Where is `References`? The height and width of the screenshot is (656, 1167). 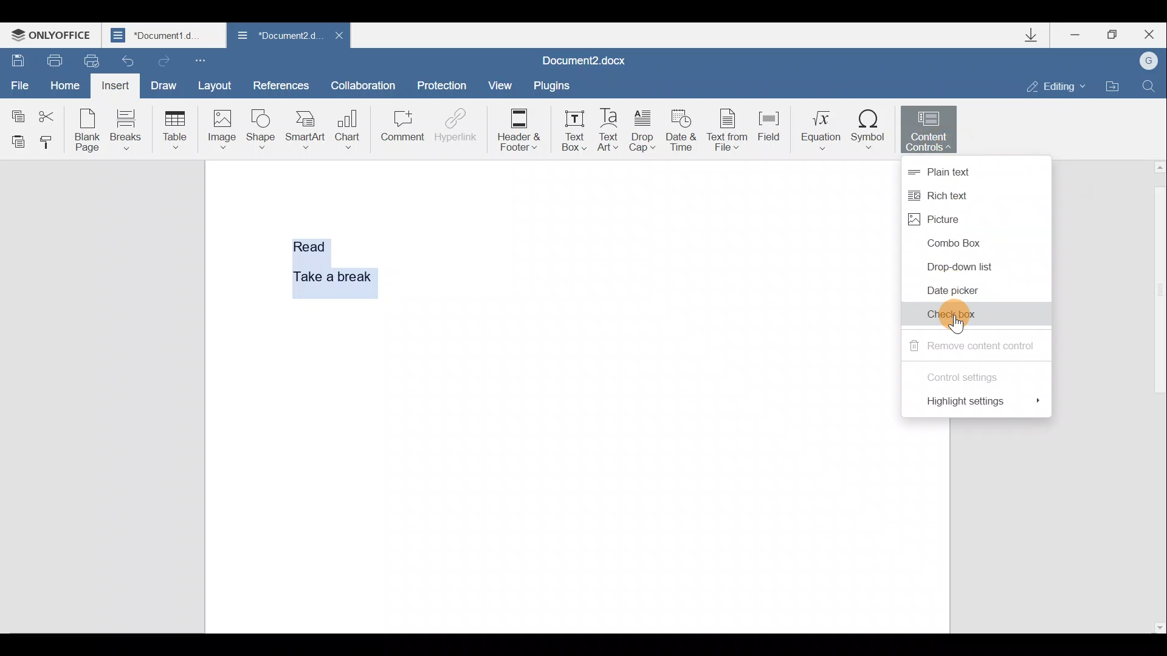
References is located at coordinates (281, 84).